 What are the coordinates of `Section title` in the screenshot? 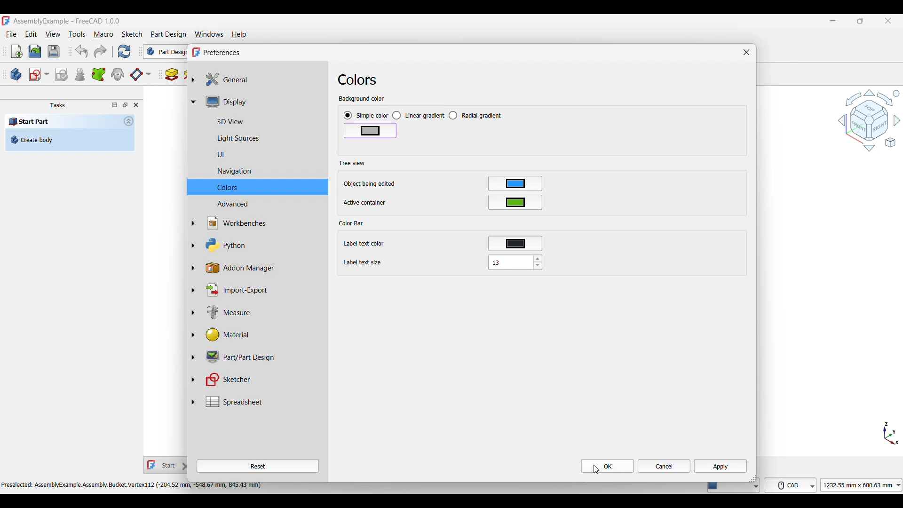 It's located at (352, 163).